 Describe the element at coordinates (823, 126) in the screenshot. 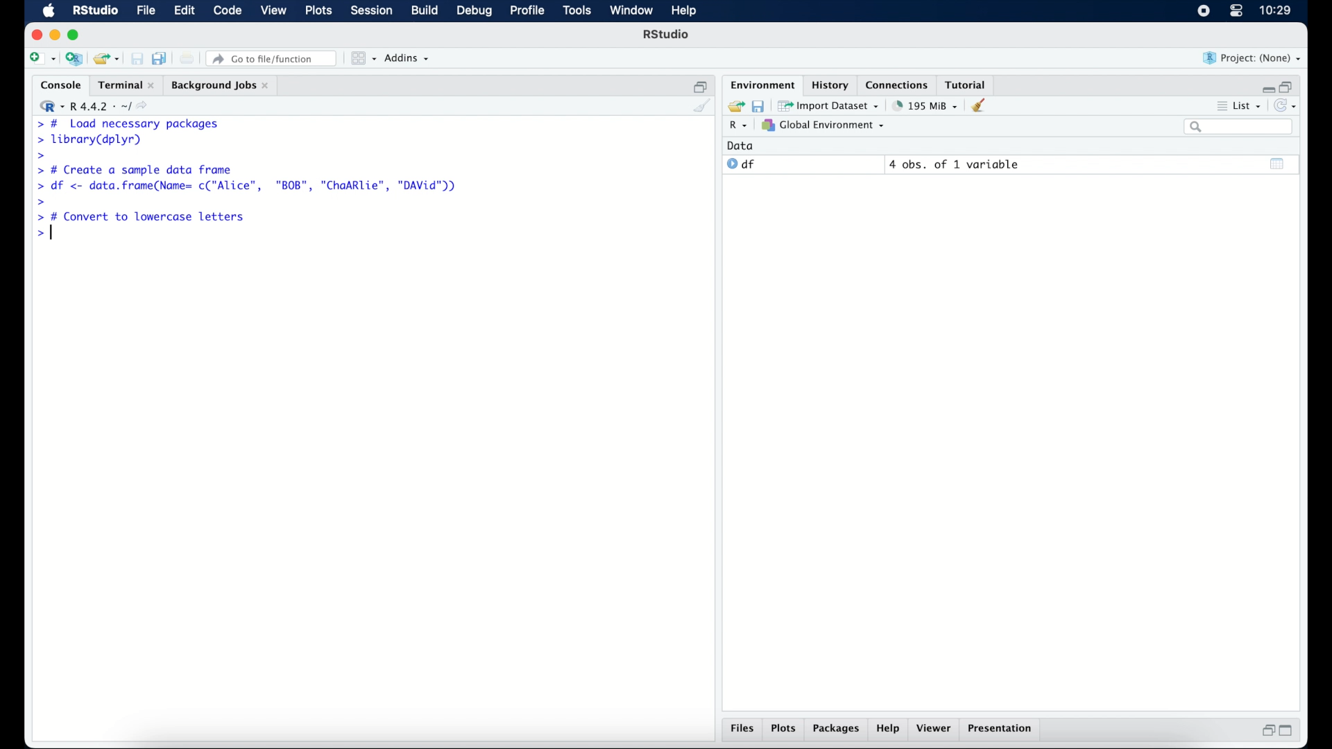

I see `global environment` at that location.